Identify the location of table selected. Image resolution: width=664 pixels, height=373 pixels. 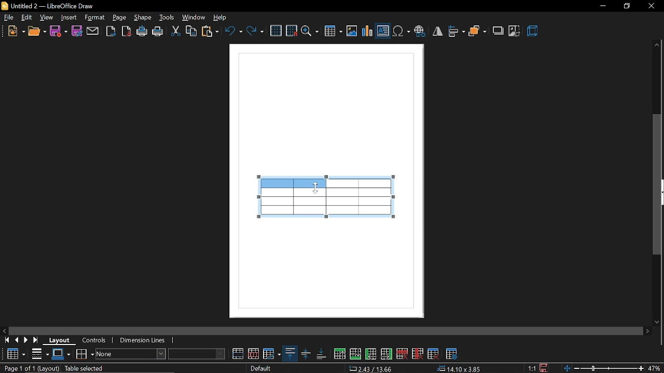
(88, 368).